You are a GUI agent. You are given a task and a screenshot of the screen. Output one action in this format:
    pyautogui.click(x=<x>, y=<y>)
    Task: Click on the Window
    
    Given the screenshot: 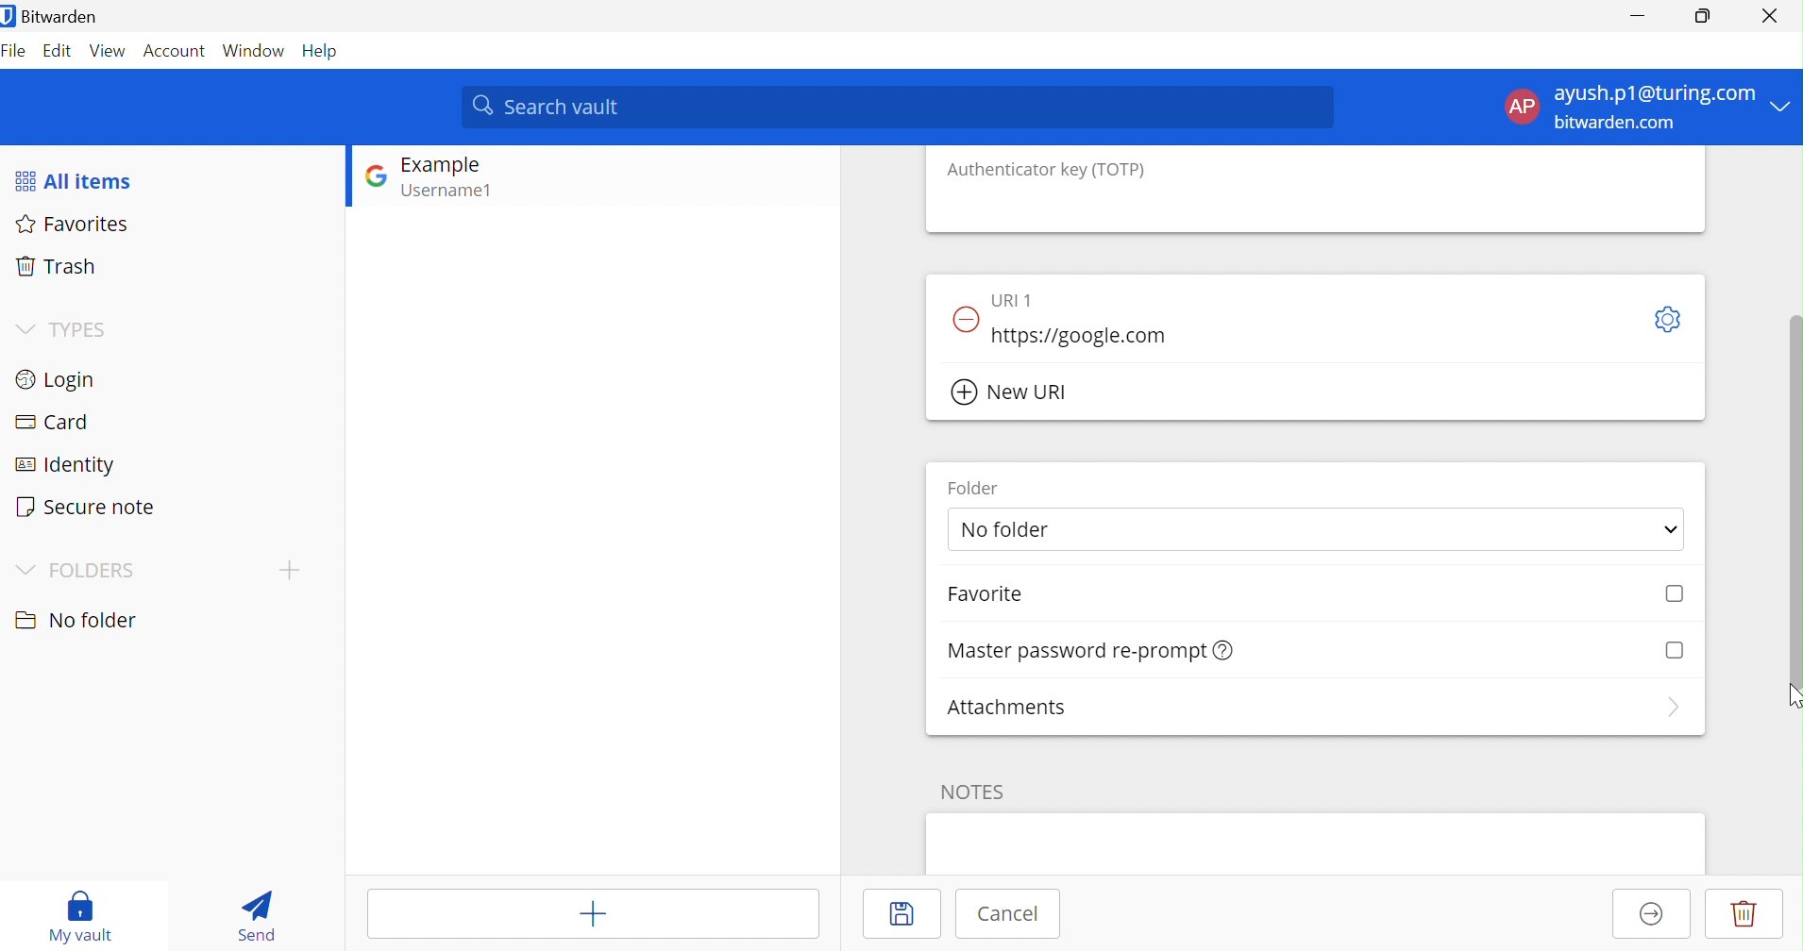 What is the action you would take?
    pyautogui.click(x=254, y=50)
    